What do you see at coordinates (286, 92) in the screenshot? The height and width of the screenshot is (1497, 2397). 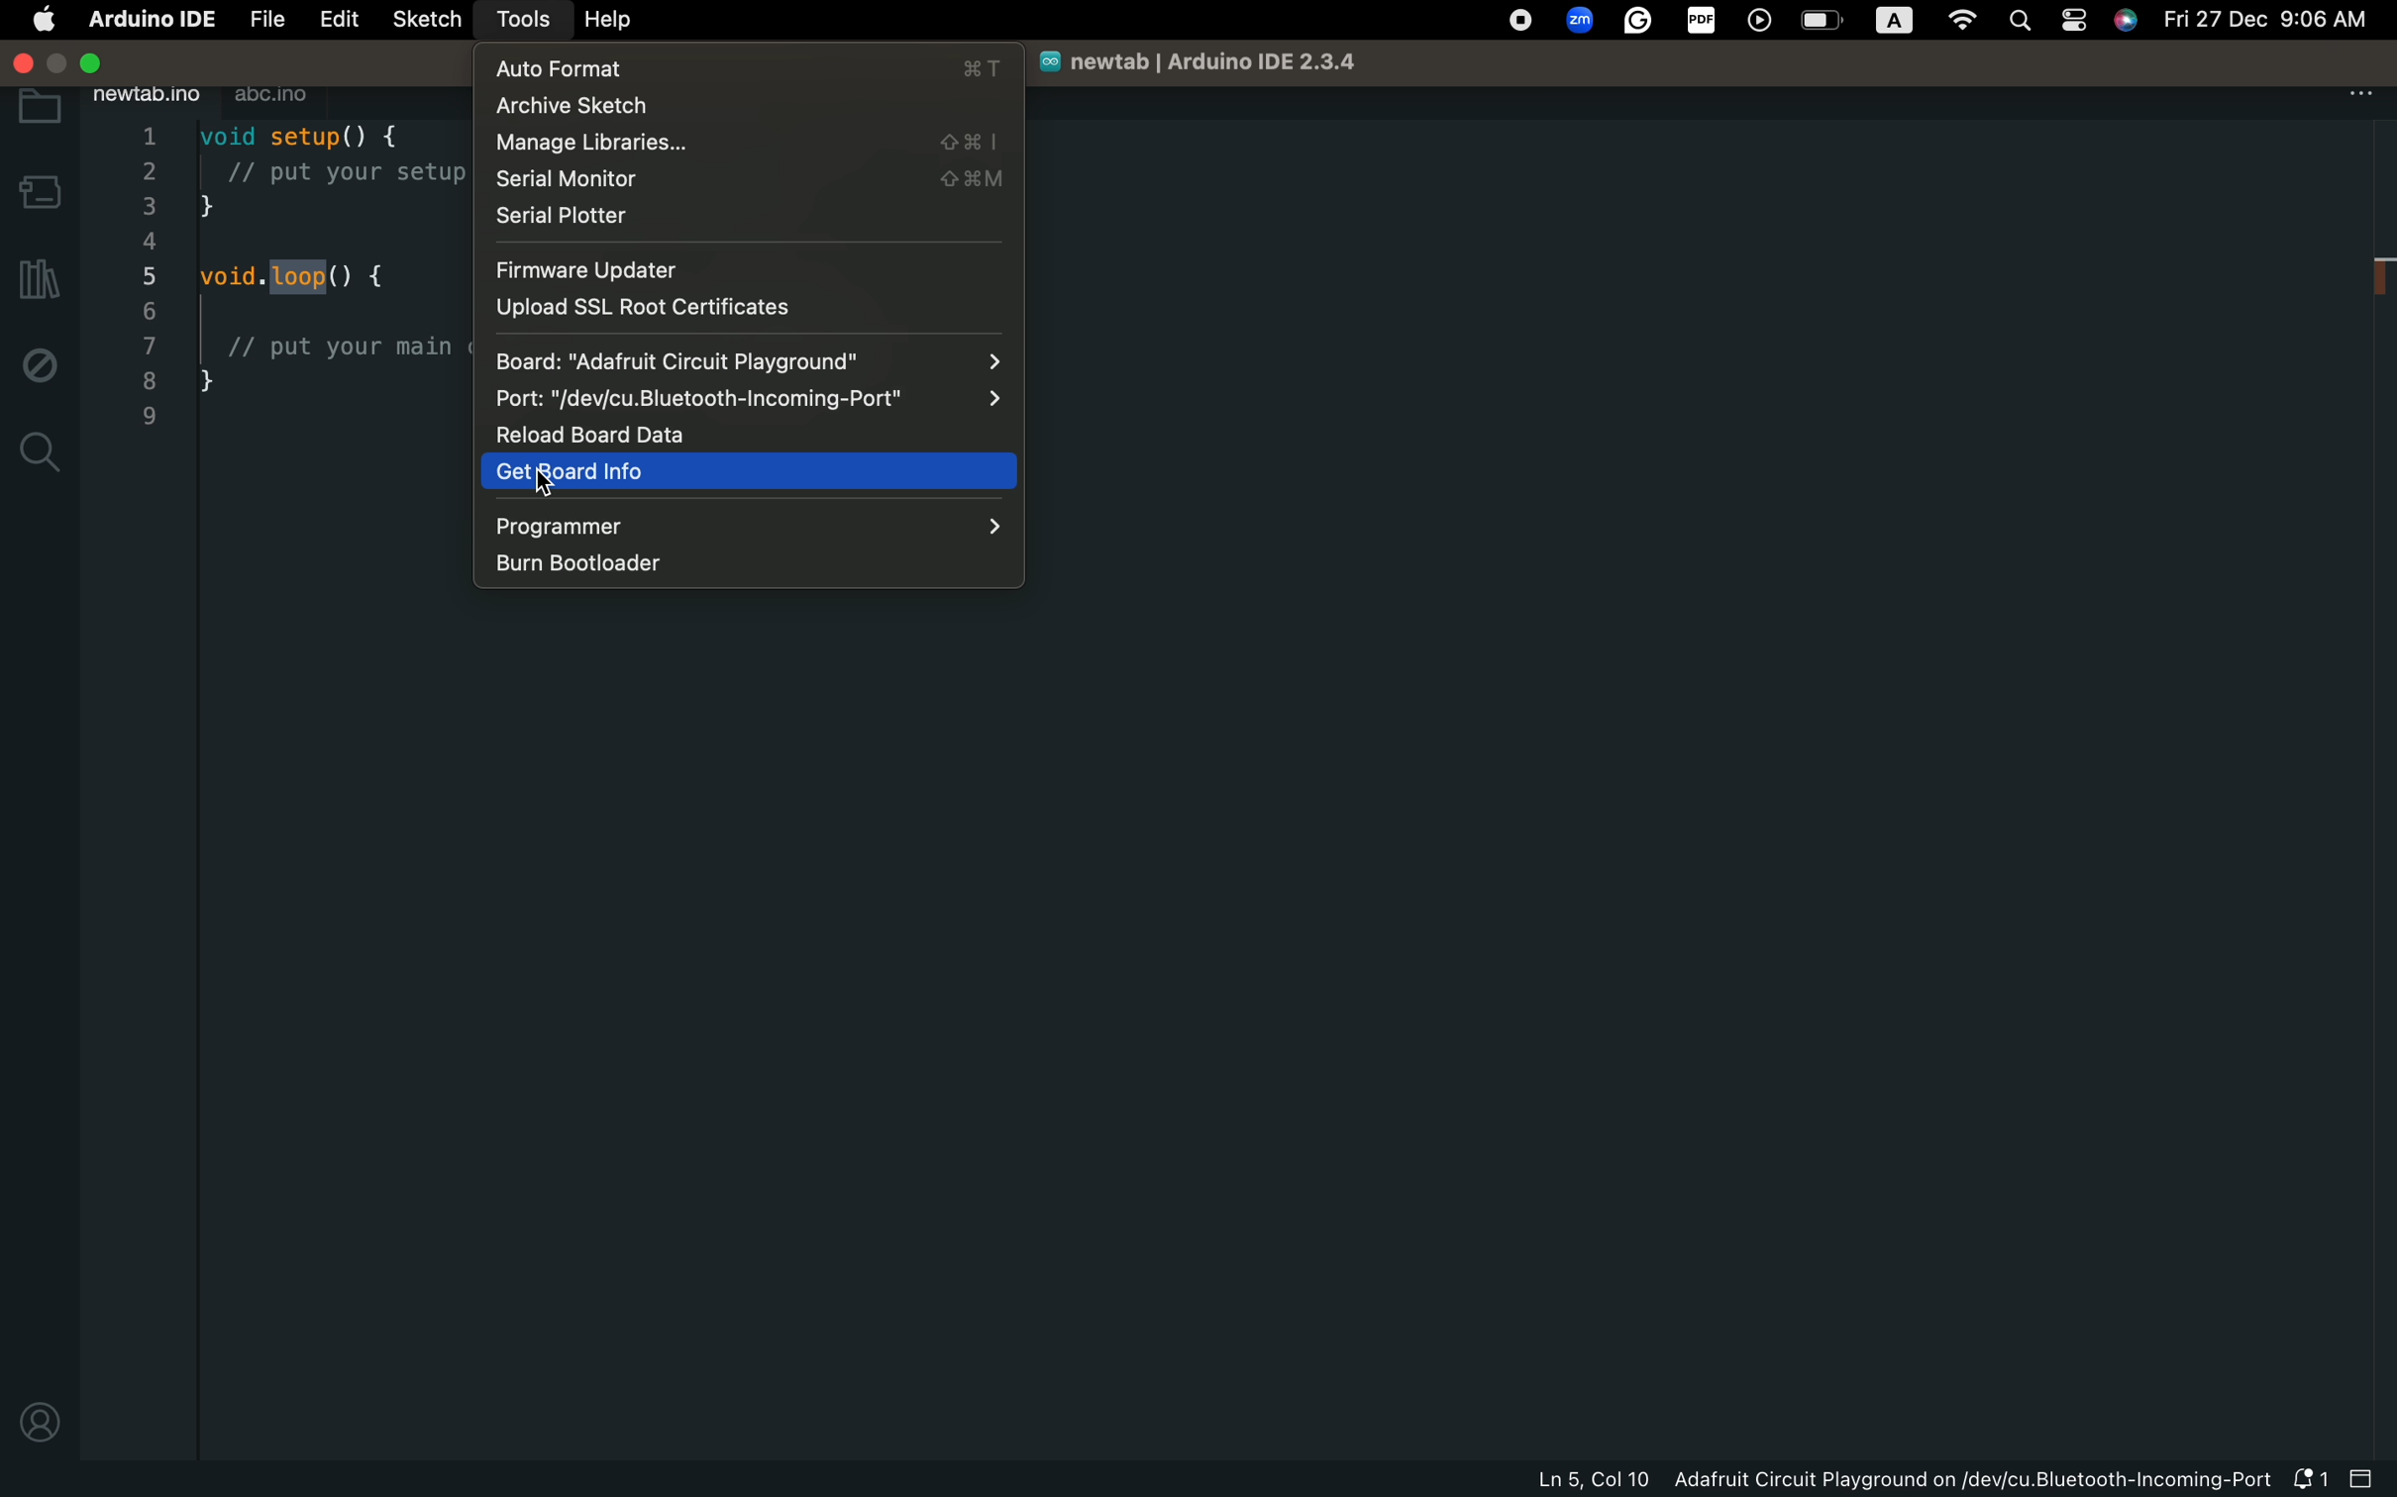 I see `abc.ino` at bounding box center [286, 92].